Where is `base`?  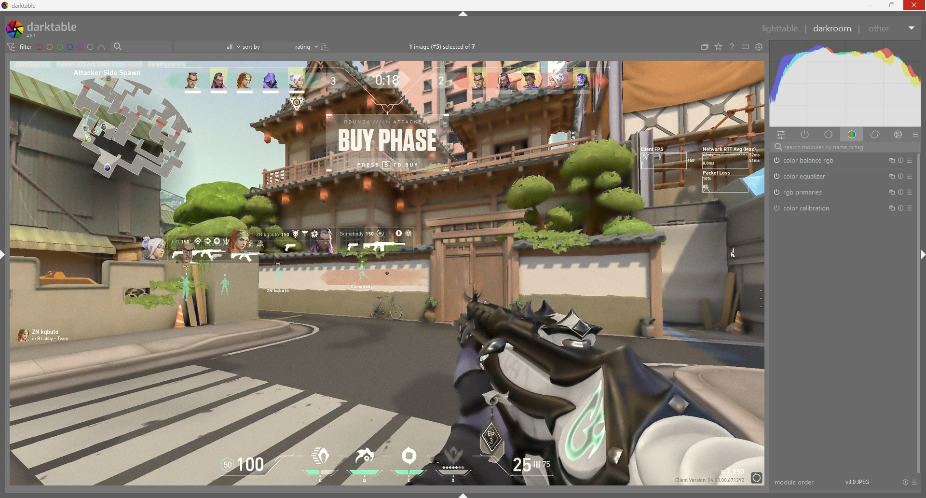
base is located at coordinates (829, 135).